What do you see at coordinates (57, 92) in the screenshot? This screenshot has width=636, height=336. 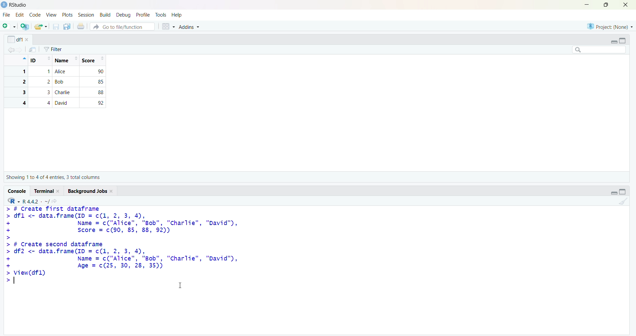 I see `3 3 Charlie 88` at bounding box center [57, 92].